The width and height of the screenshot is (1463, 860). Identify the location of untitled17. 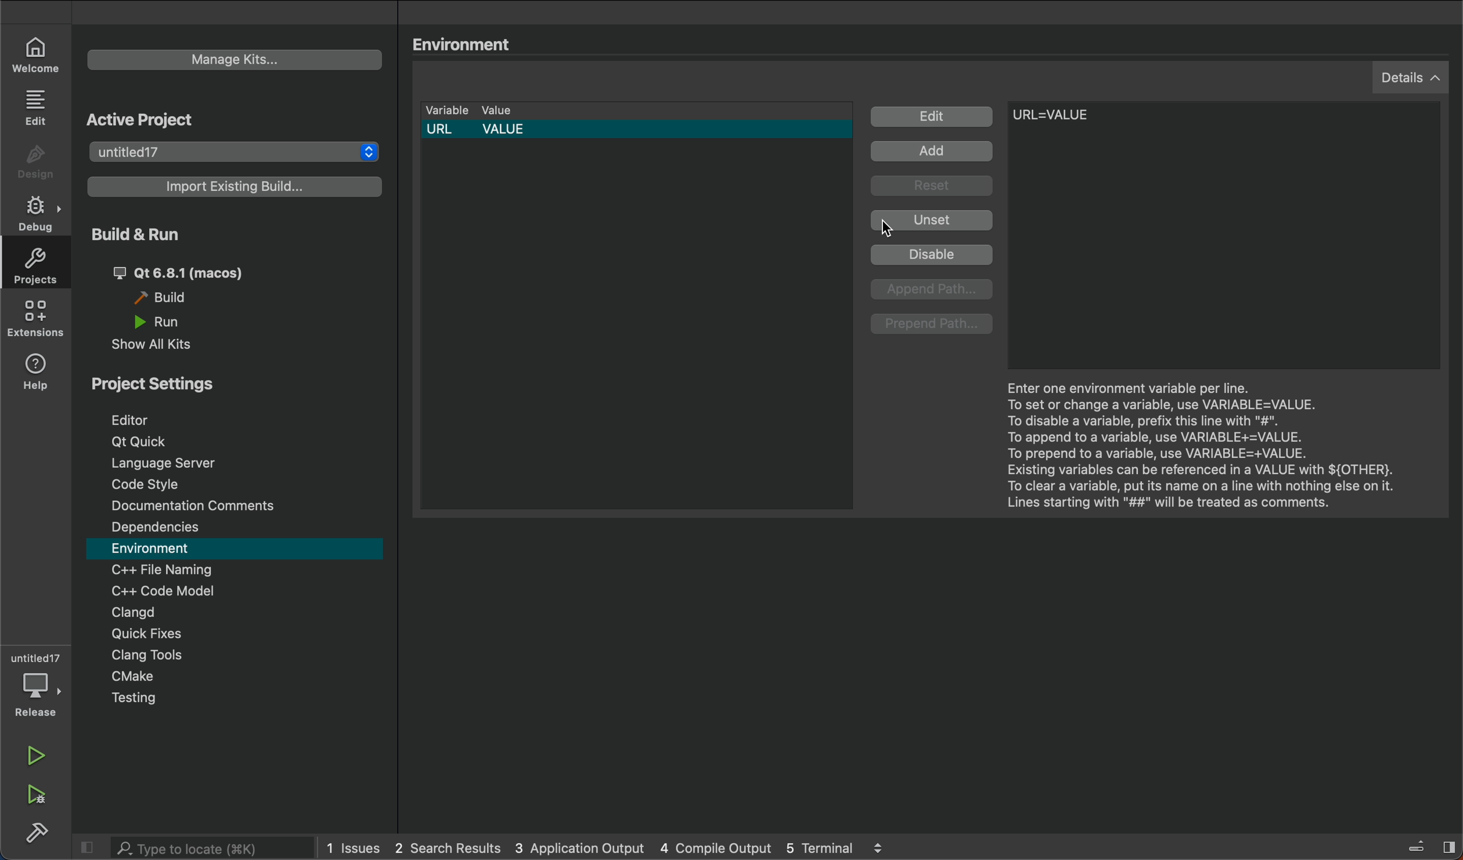
(238, 154).